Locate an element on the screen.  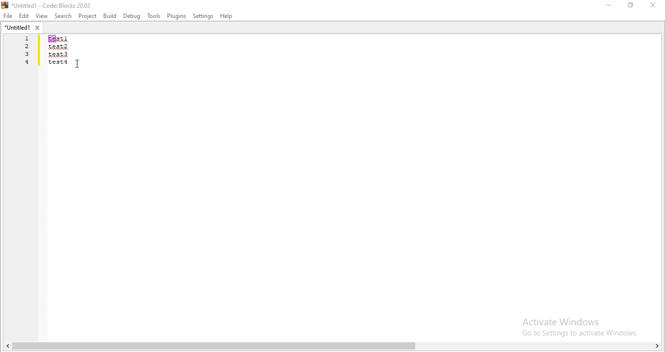
untitled tab is located at coordinates (22, 28).